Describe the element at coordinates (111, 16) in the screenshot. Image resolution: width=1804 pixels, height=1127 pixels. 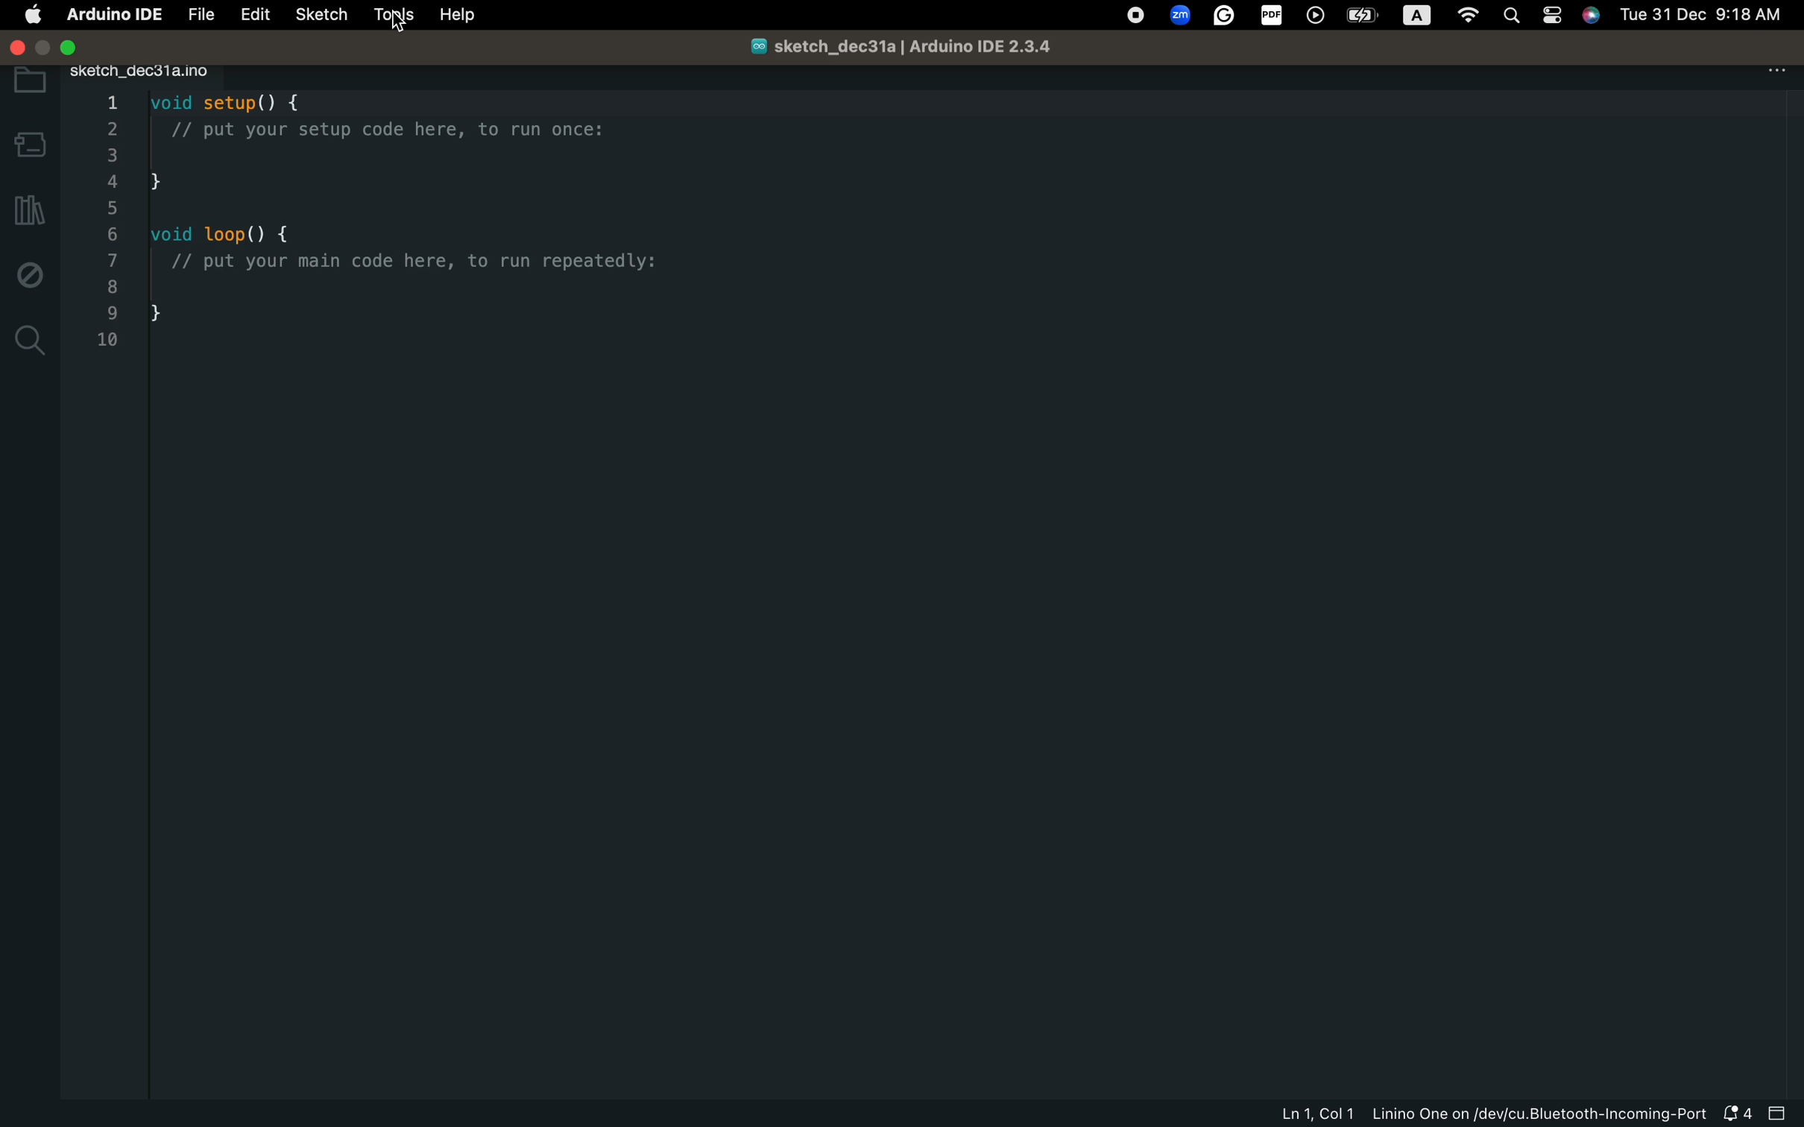
I see `arduino` at that location.